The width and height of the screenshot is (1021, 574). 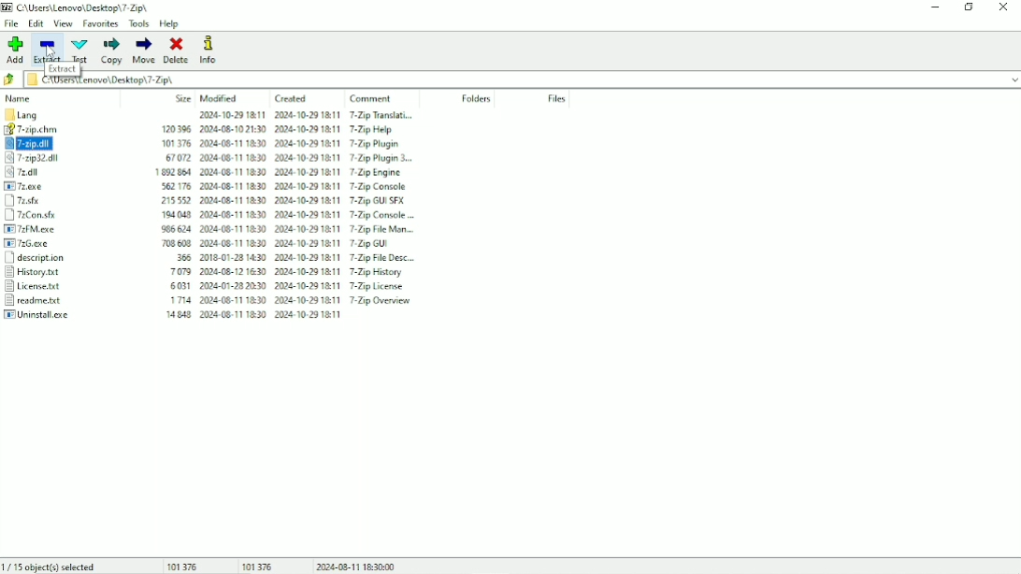 I want to click on Files, so click(x=557, y=98).